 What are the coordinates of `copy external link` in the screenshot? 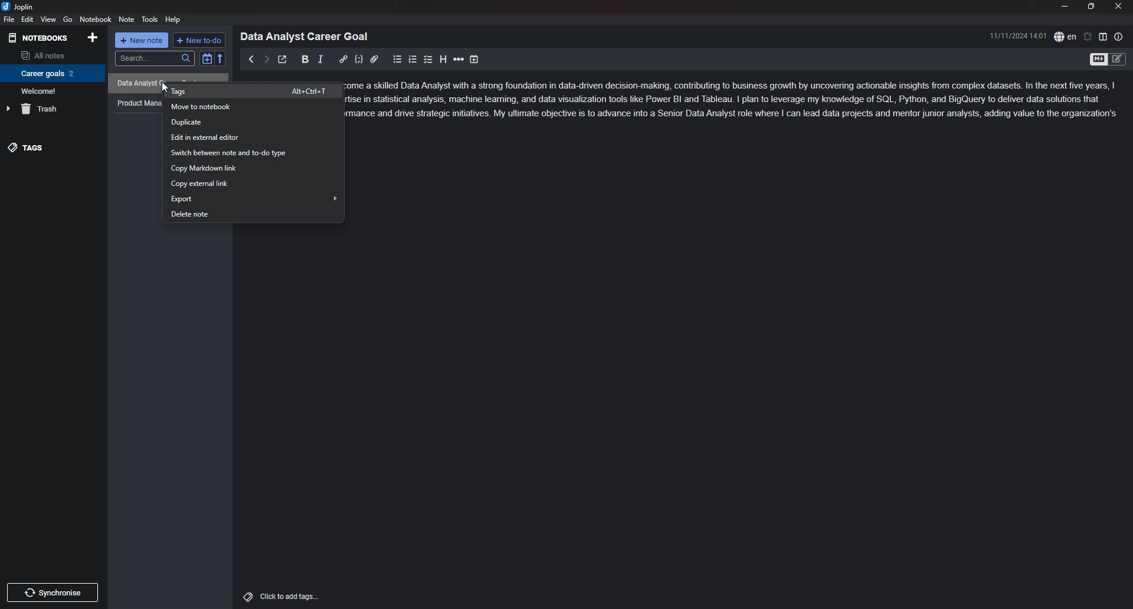 It's located at (251, 184).